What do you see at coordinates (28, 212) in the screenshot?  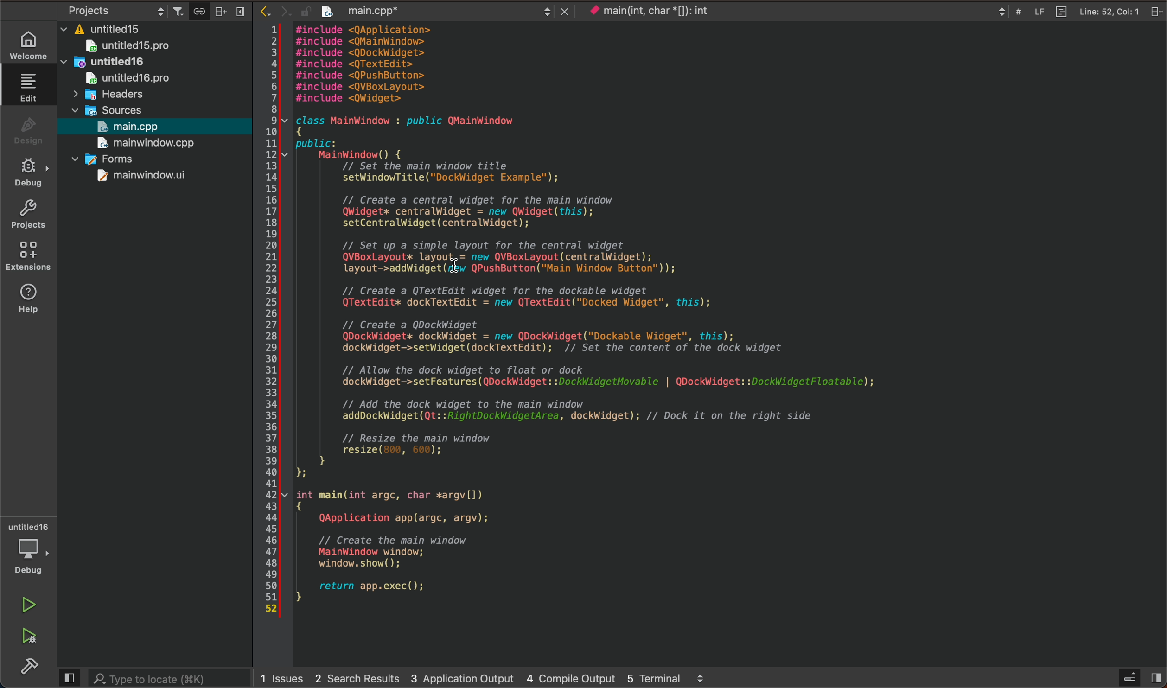 I see `projects` at bounding box center [28, 212].